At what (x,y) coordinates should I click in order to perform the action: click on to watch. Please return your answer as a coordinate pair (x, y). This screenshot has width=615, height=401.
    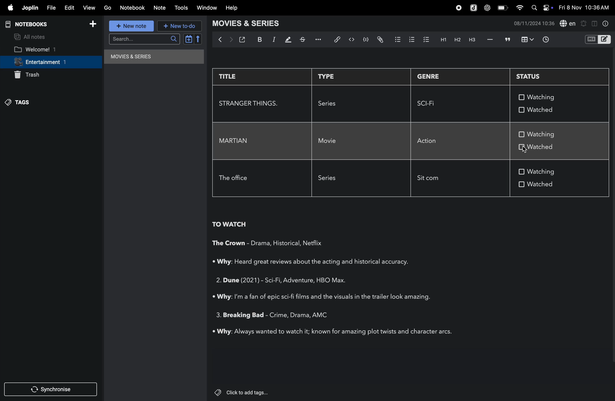
    Looking at the image, I should click on (229, 225).